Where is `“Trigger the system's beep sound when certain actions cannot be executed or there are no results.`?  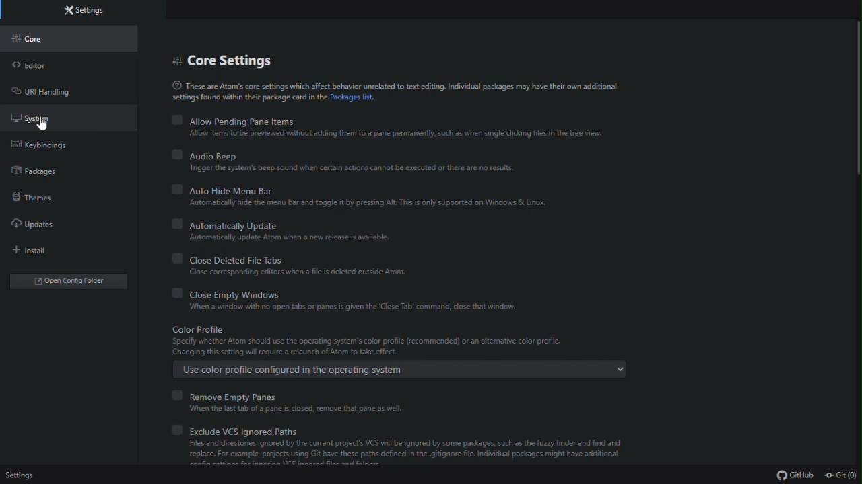 “Trigger the system's beep sound when certain actions cannot be executed or there are no results. is located at coordinates (361, 167).